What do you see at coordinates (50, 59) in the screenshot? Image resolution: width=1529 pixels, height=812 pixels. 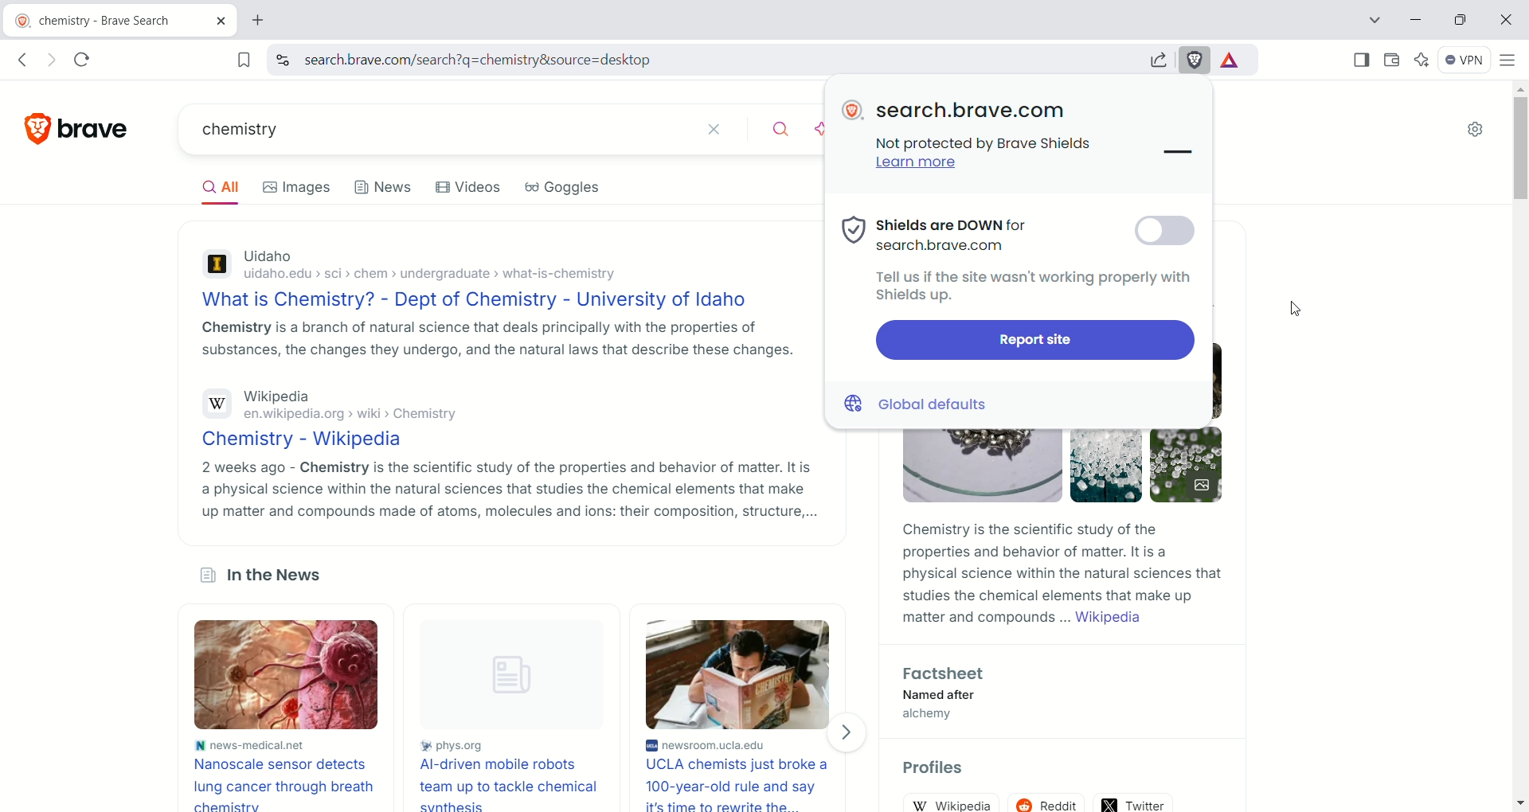 I see `click to go forward, hold to see history` at bounding box center [50, 59].